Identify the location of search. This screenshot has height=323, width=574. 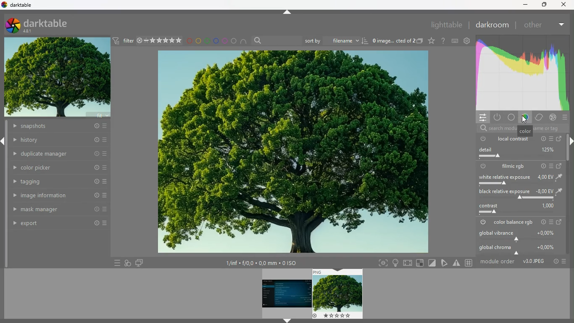
(519, 129).